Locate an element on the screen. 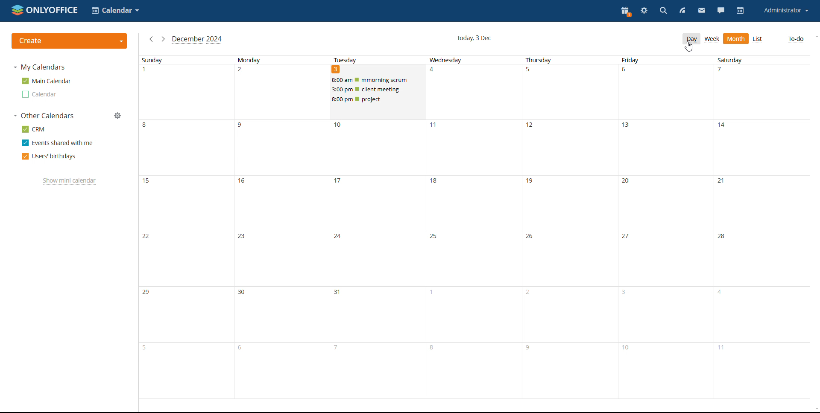 This screenshot has height=413, width=820. create is located at coordinates (70, 41).